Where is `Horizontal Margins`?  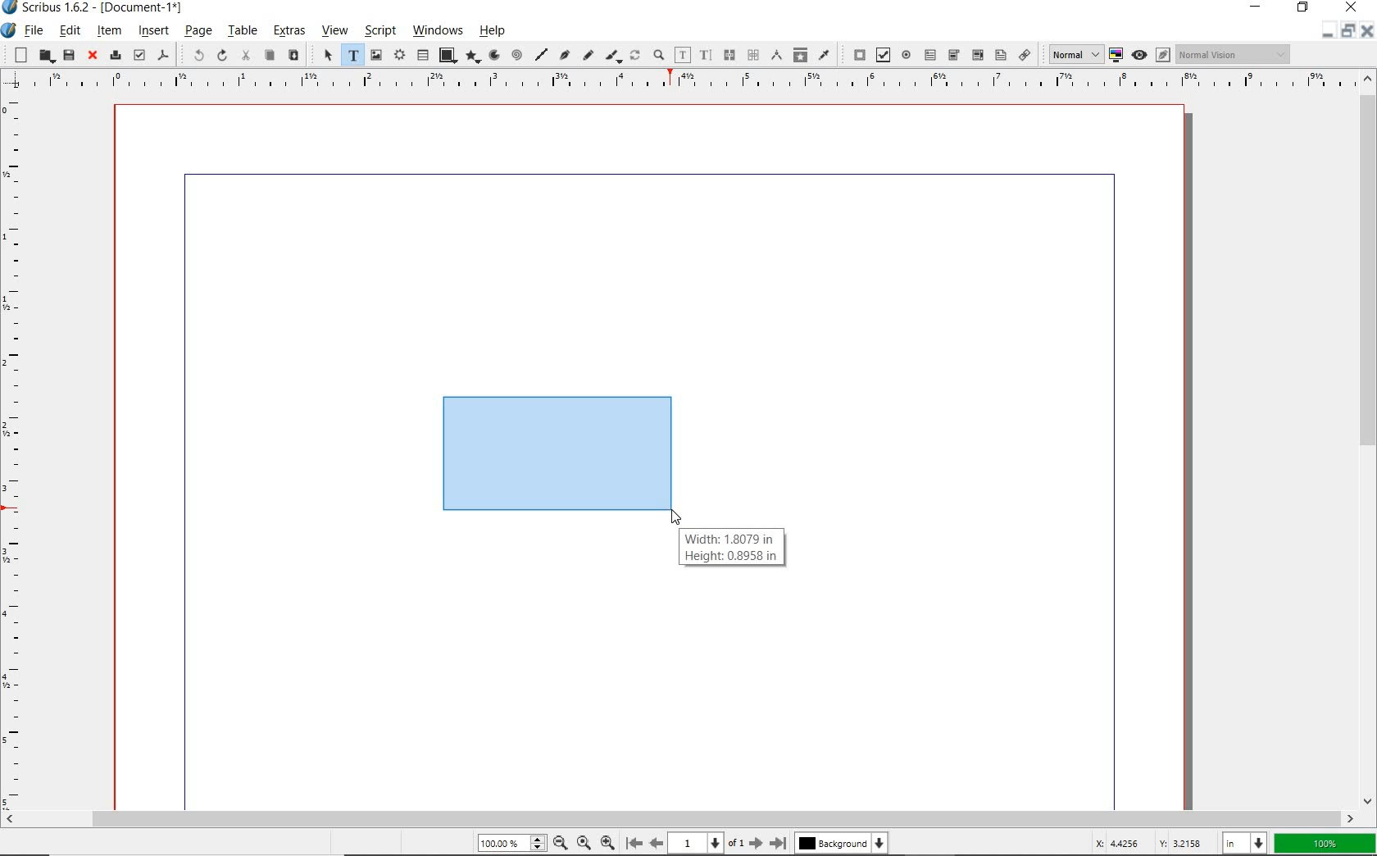
Horizontal Margins is located at coordinates (688, 80).